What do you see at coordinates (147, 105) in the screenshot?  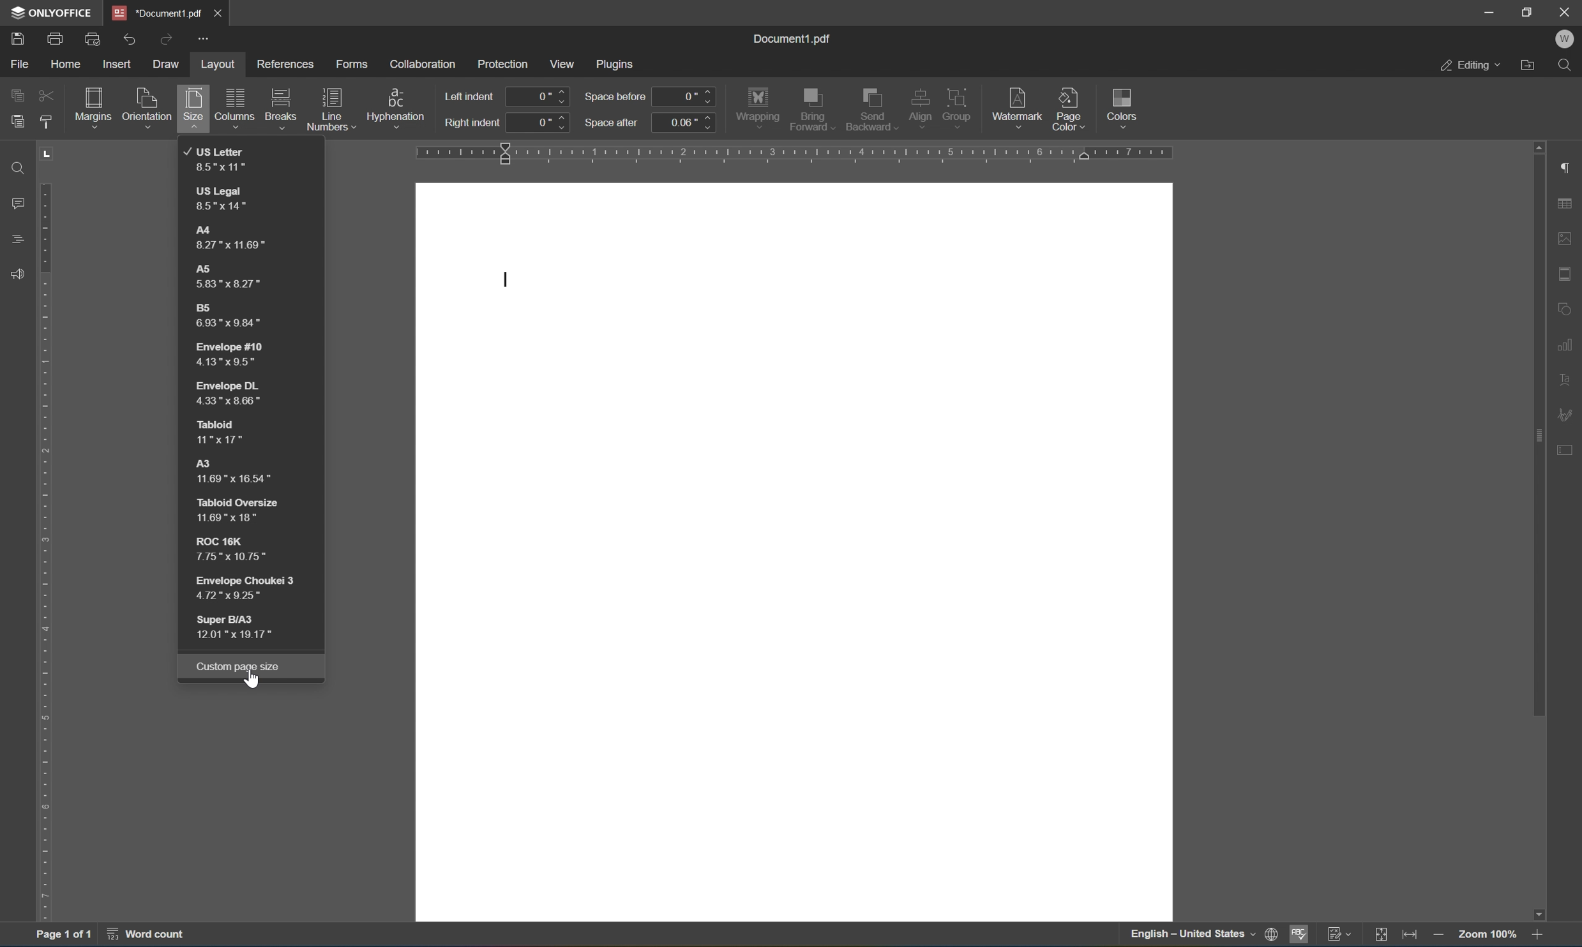 I see `orientation` at bounding box center [147, 105].